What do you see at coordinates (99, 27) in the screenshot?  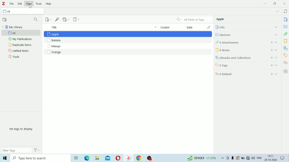 I see `Title` at bounding box center [99, 27].